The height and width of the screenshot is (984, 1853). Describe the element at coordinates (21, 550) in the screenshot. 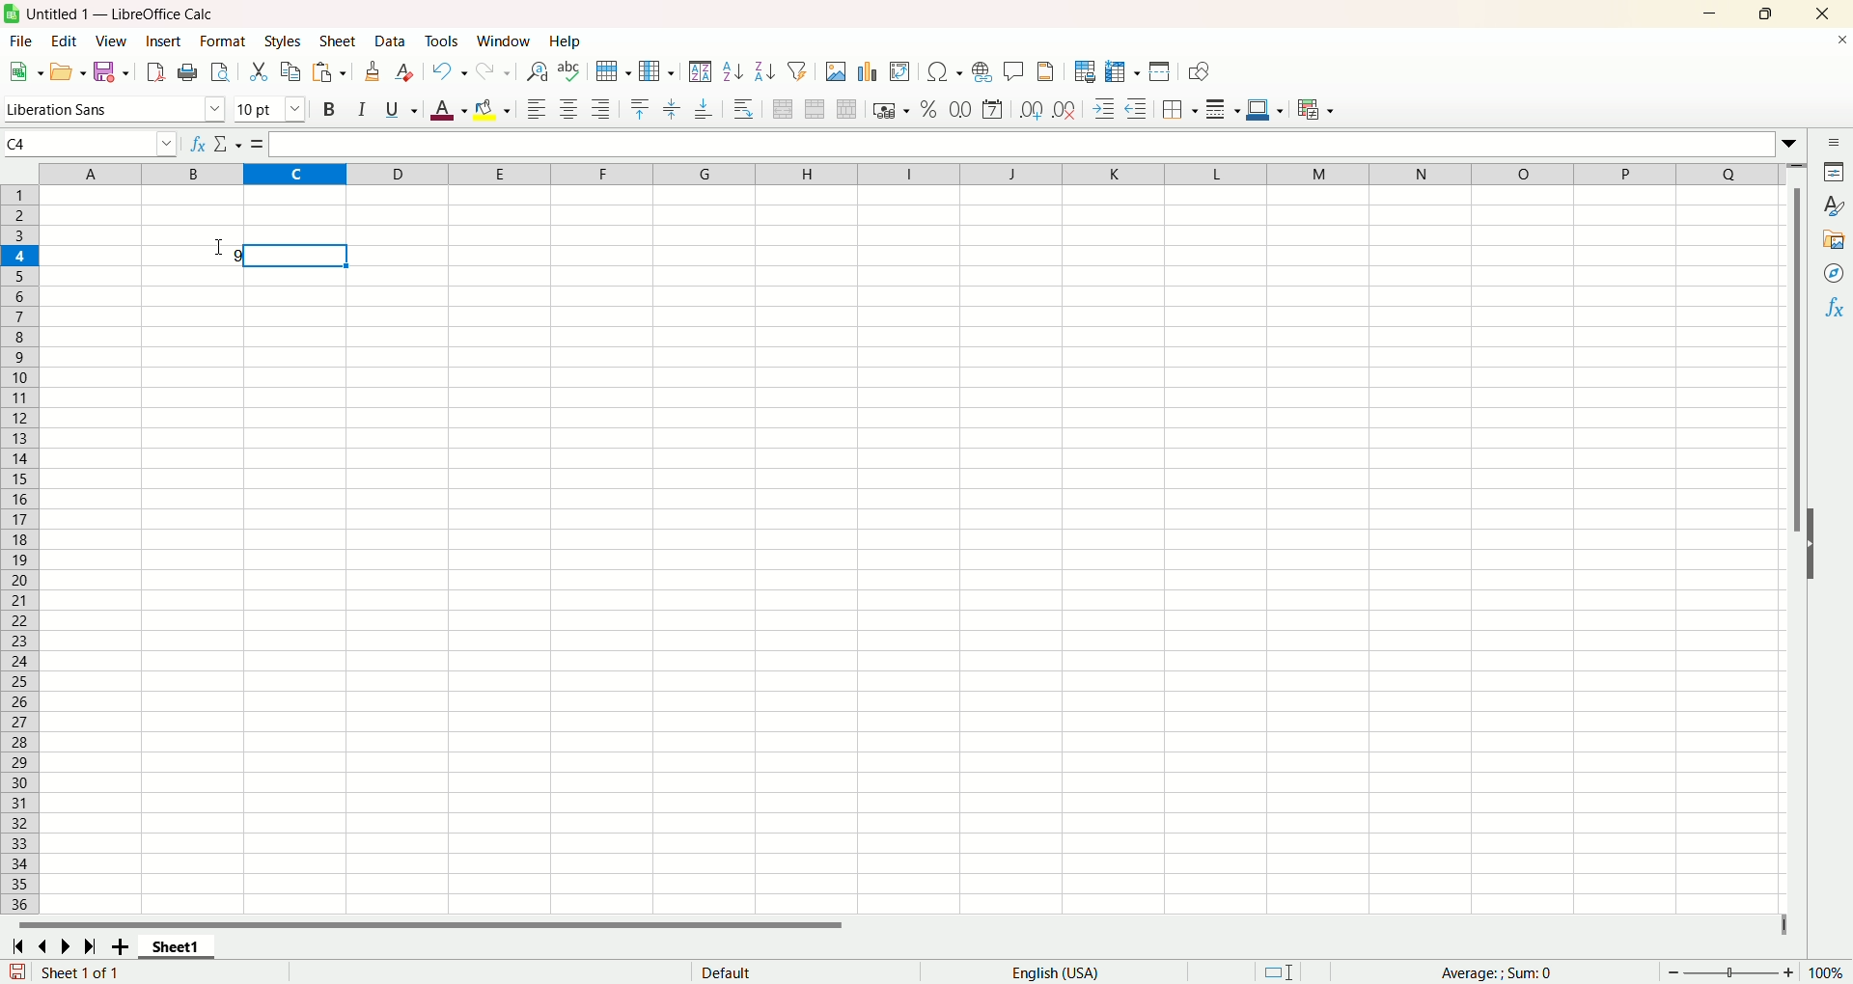

I see `row number` at that location.